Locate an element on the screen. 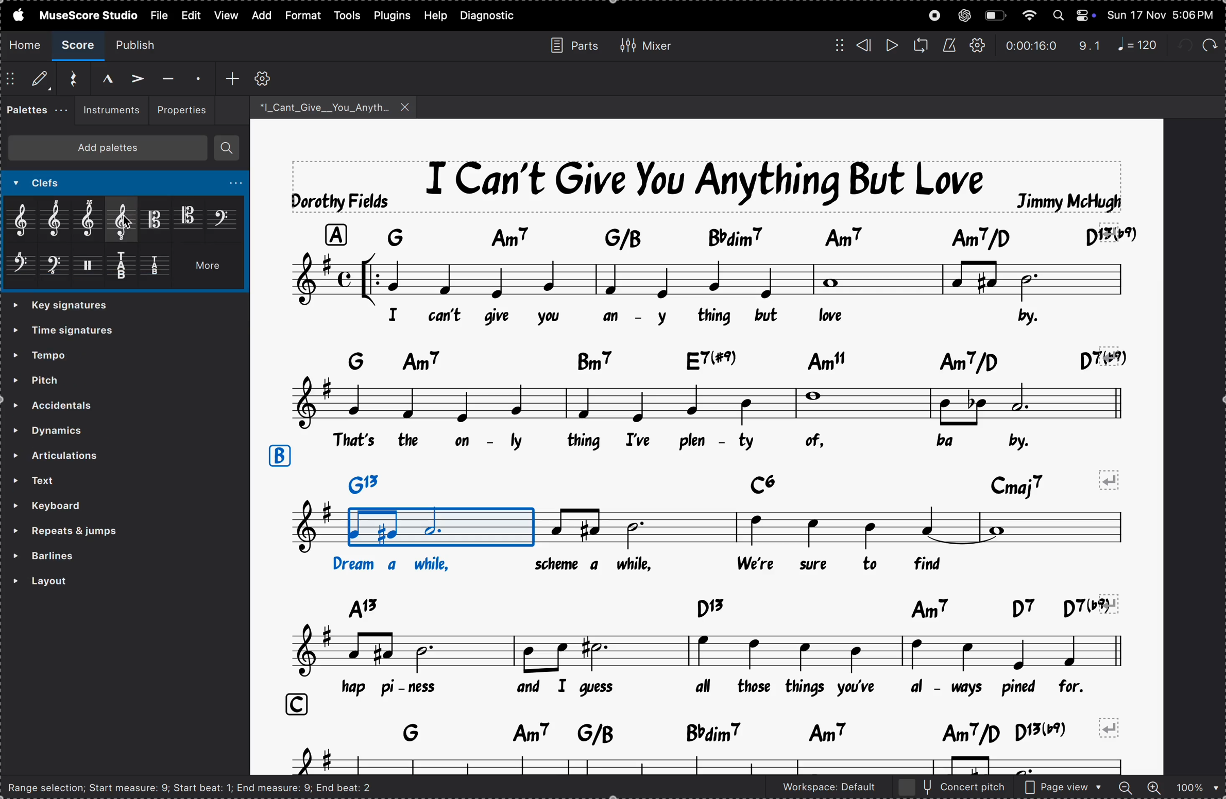  default is located at coordinates (29, 80).